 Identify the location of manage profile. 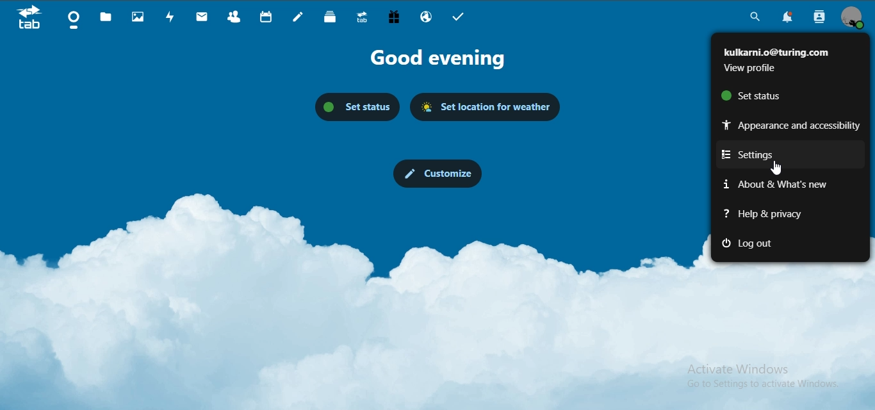
(853, 18).